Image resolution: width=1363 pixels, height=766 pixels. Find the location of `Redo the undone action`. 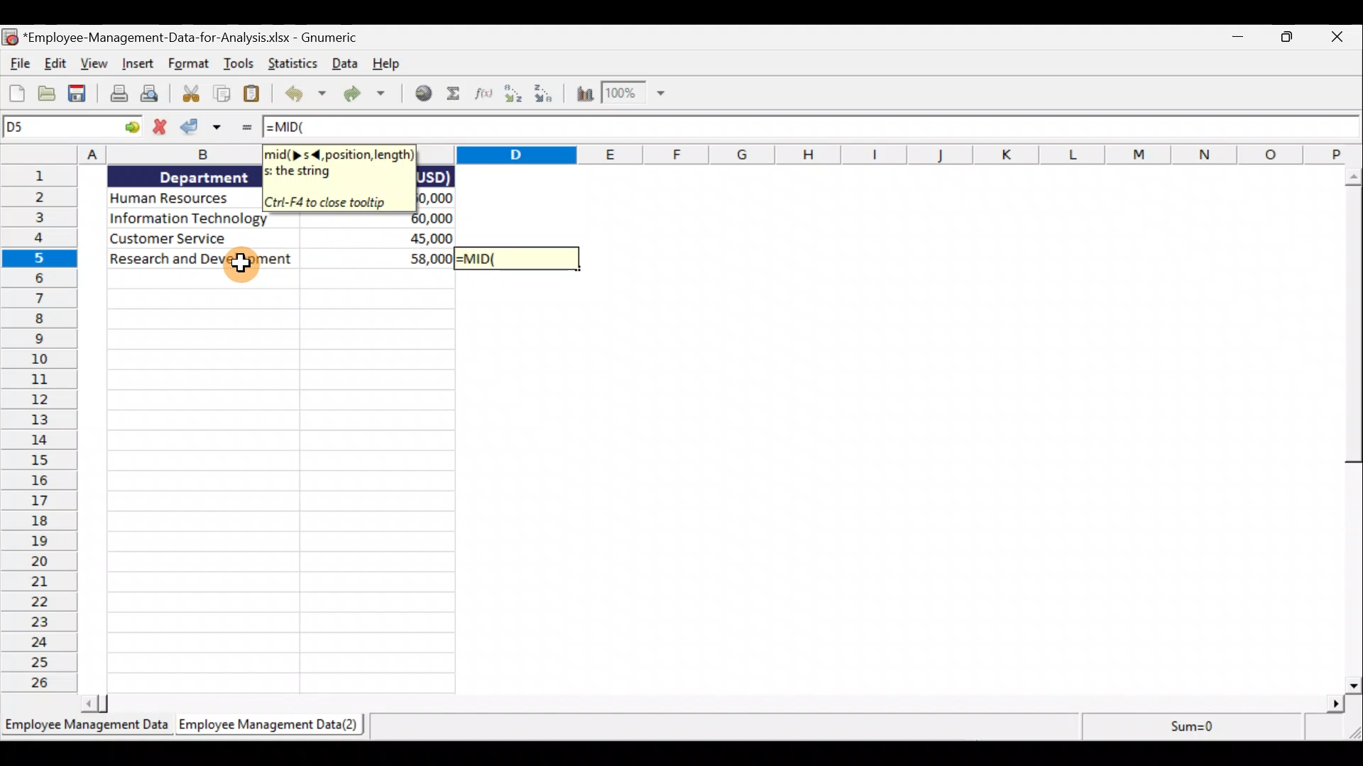

Redo the undone action is located at coordinates (367, 94).